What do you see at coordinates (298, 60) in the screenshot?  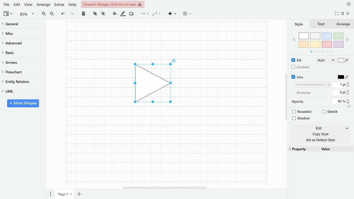 I see `Fill` at bounding box center [298, 60].